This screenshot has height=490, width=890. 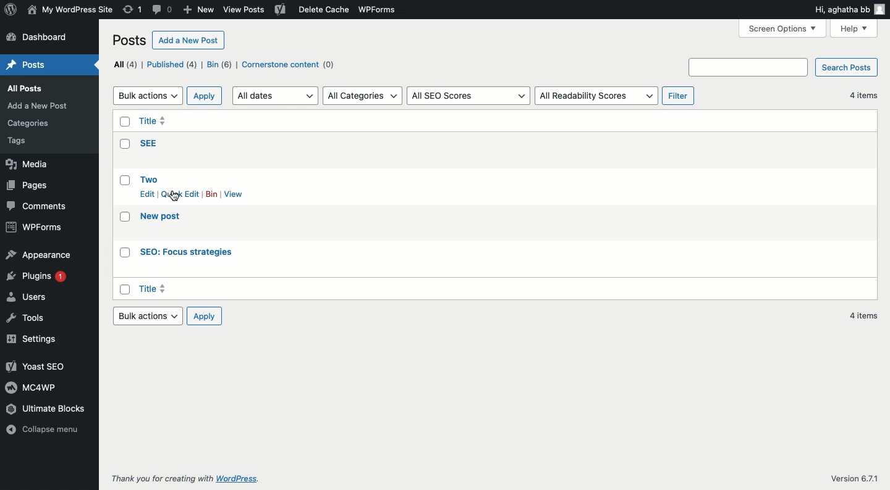 What do you see at coordinates (163, 9) in the screenshot?
I see `Comment` at bounding box center [163, 9].